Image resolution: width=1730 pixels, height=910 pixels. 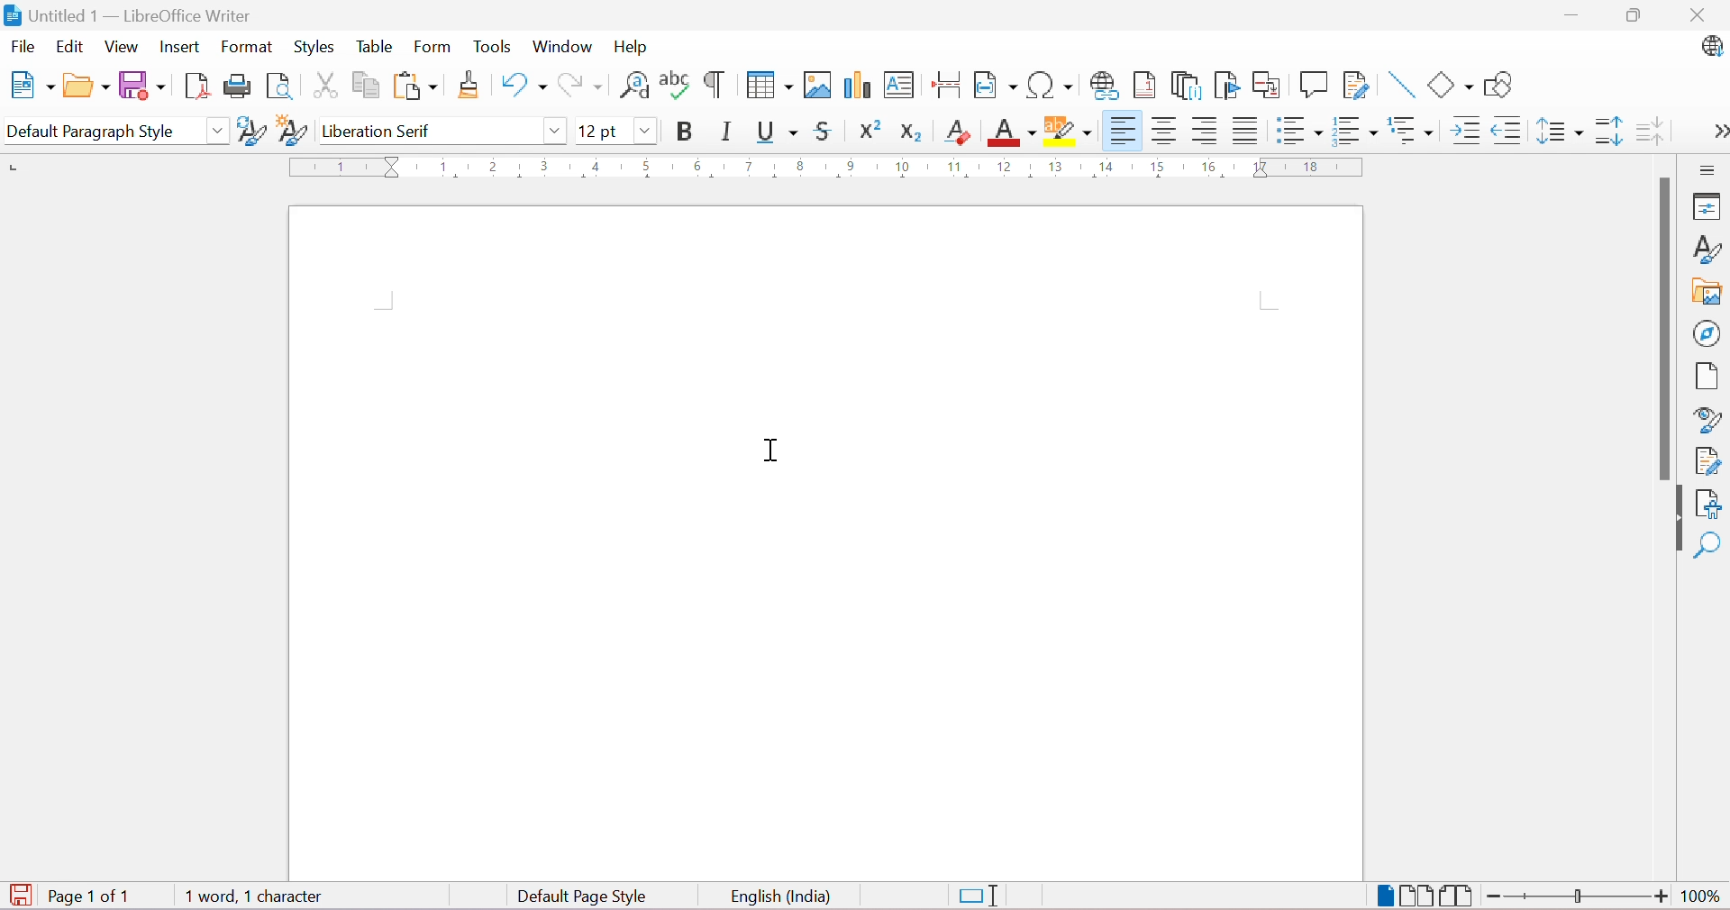 I want to click on Clear Direct Formatting, so click(x=956, y=131).